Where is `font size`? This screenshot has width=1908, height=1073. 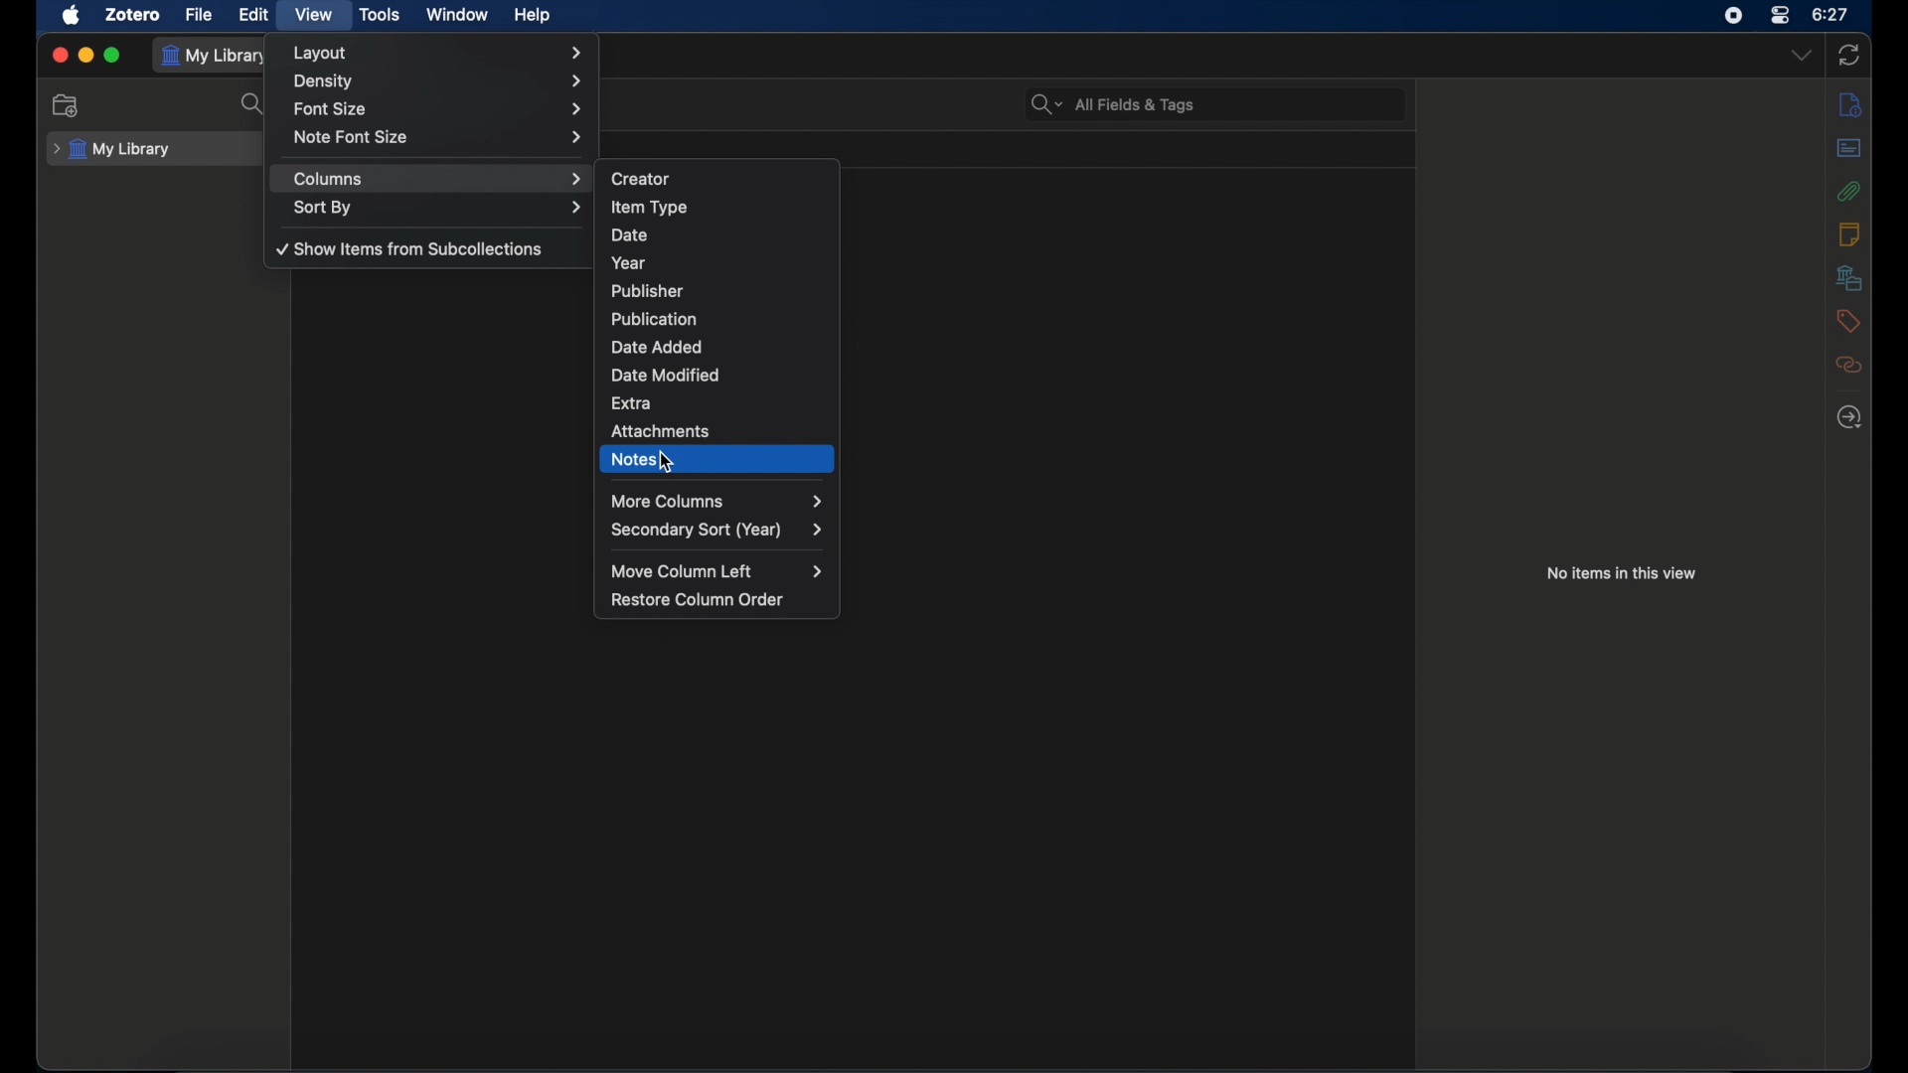
font size is located at coordinates (440, 107).